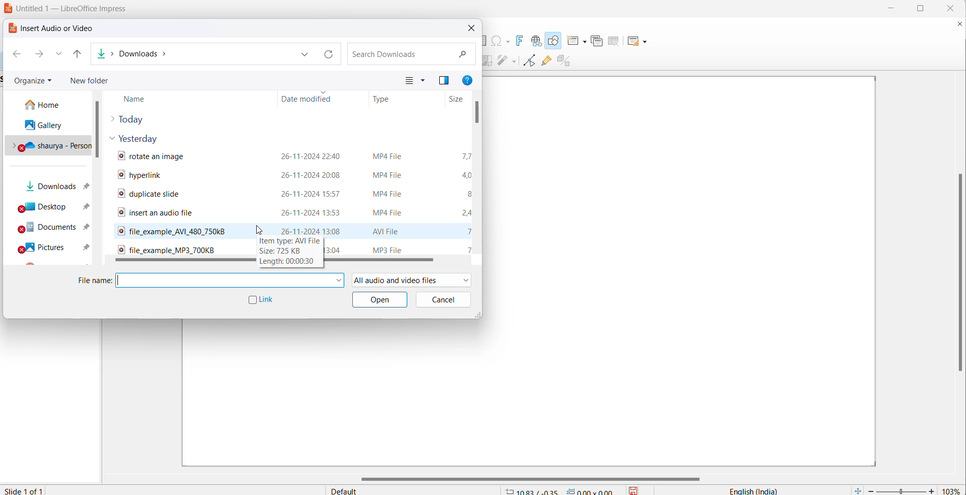 This screenshot has height=495, width=966. Describe the element at coordinates (223, 282) in the screenshot. I see `file name text box` at that location.